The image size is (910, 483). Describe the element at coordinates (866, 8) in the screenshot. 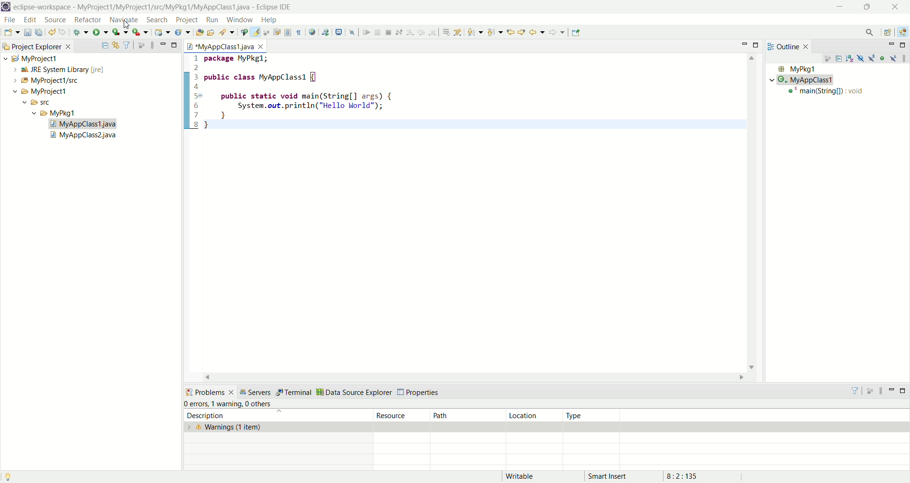

I see `maximize` at that location.